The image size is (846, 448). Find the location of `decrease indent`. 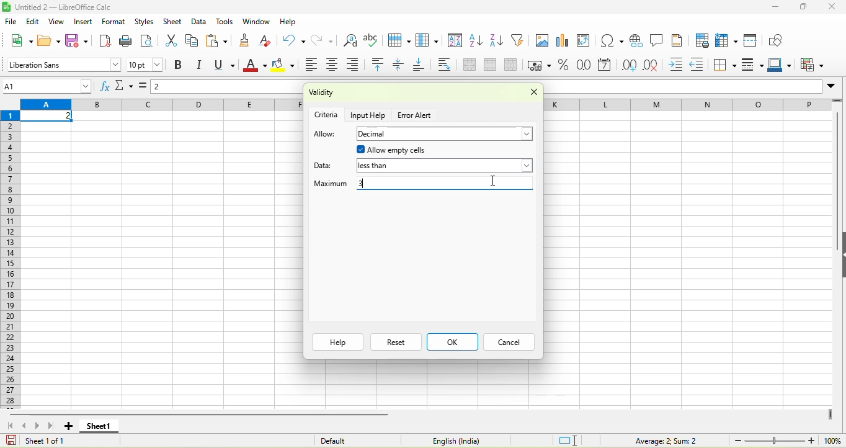

decrease indent is located at coordinates (700, 66).